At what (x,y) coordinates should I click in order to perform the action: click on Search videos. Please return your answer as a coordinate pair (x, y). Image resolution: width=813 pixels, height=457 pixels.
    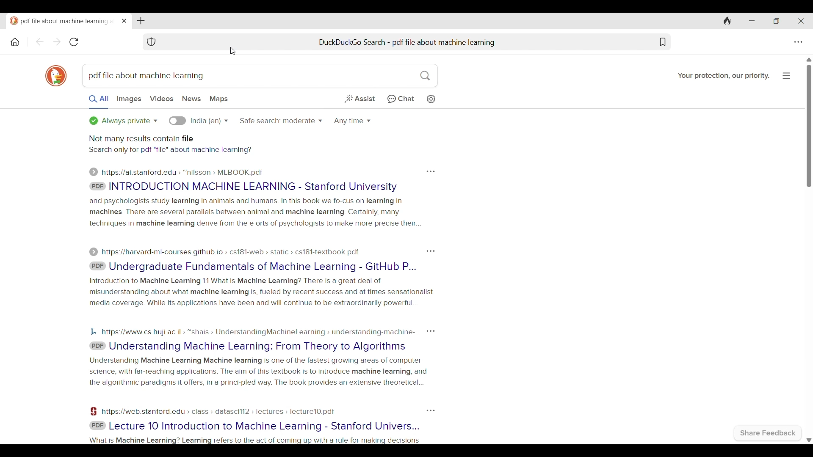
    Looking at the image, I should click on (162, 99).